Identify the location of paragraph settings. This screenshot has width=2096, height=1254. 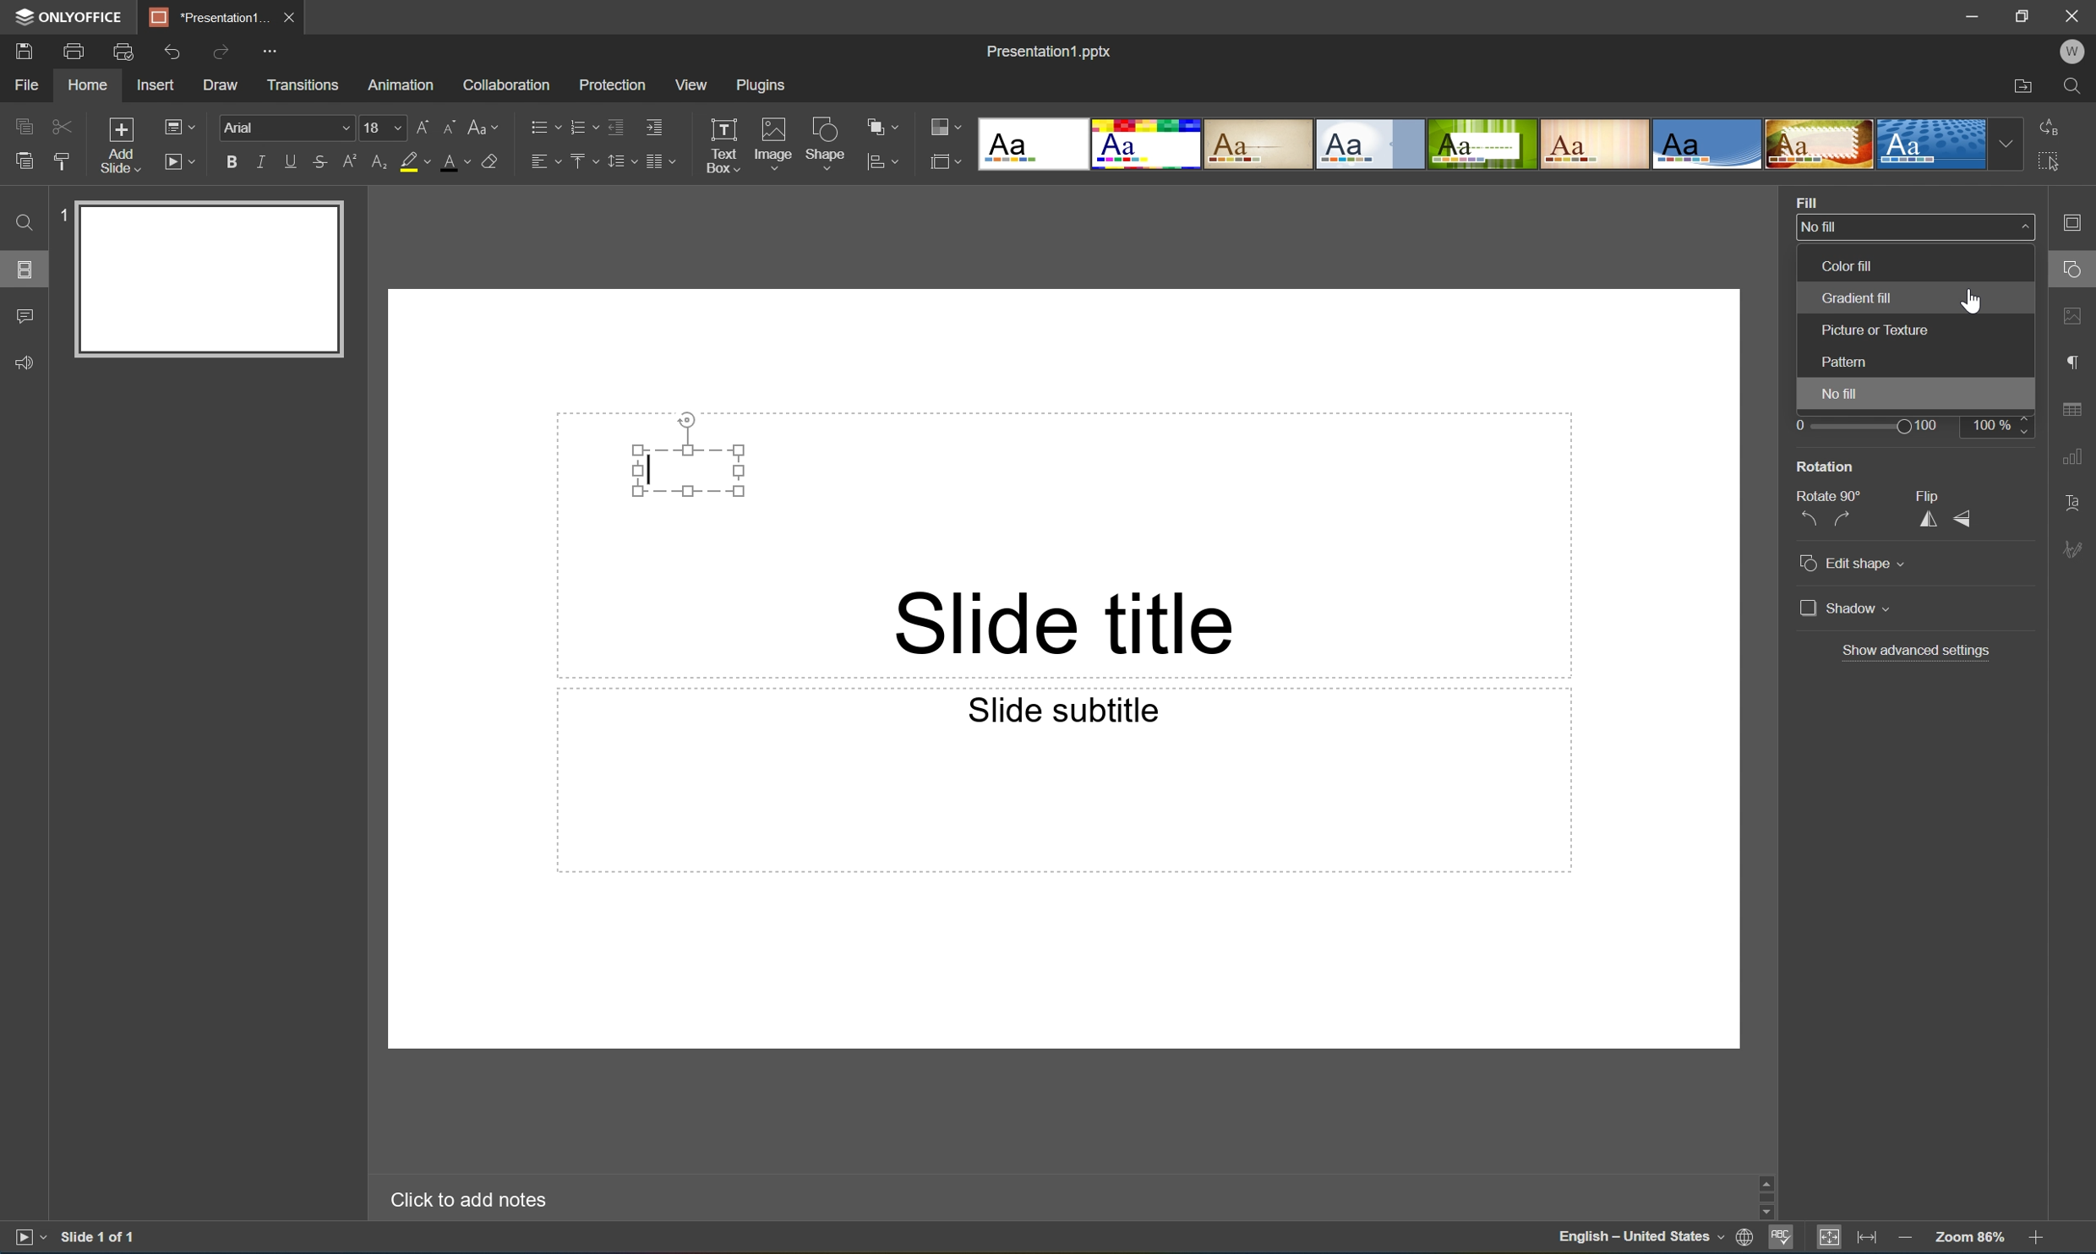
(2077, 359).